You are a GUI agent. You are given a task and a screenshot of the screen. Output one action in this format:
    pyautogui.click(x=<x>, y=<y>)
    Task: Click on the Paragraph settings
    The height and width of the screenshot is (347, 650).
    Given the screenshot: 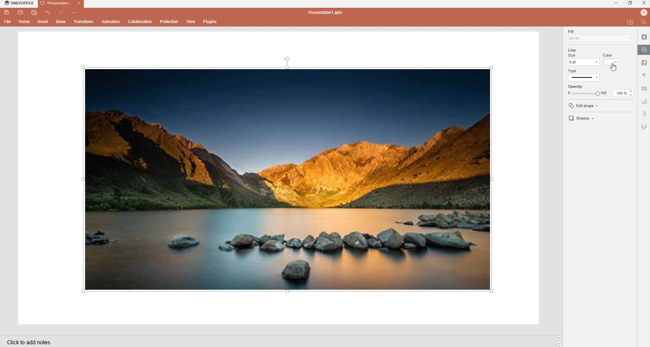 What is the action you would take?
    pyautogui.click(x=645, y=76)
    